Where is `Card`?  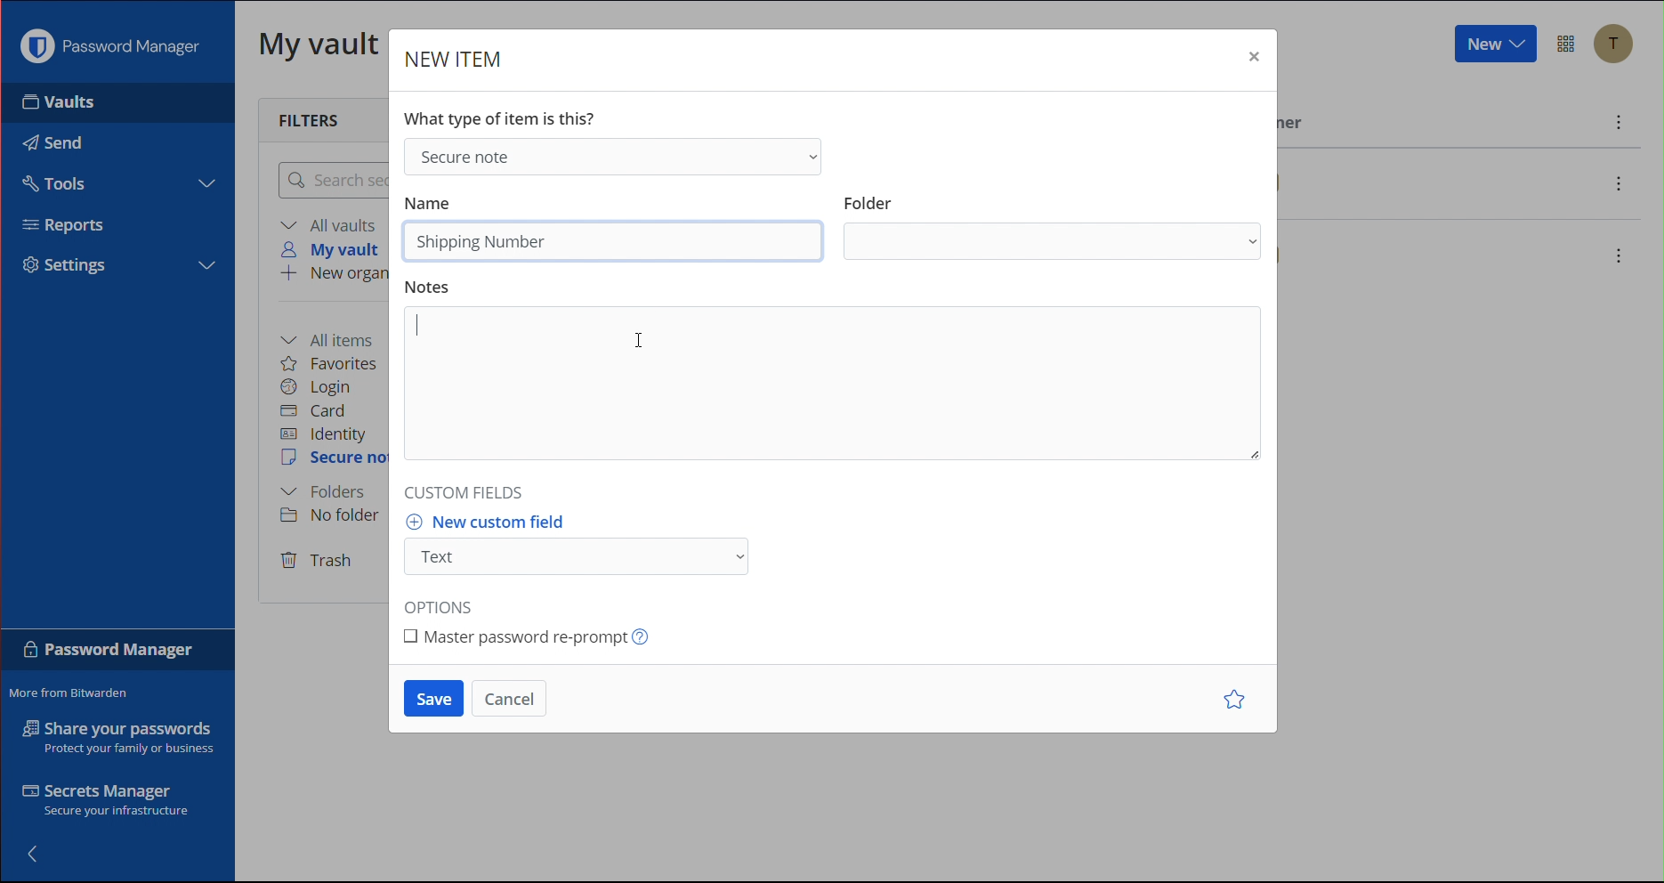 Card is located at coordinates (323, 410).